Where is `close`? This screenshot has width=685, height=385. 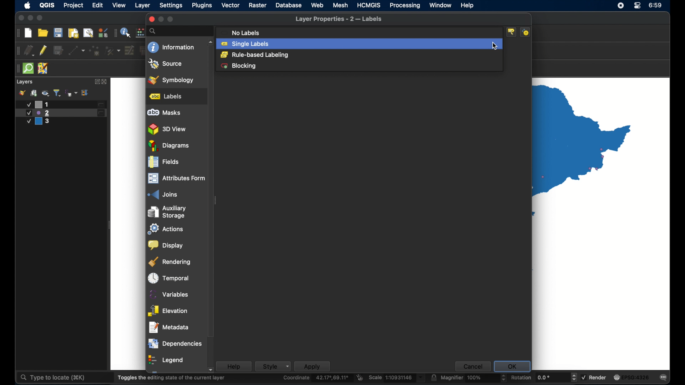 close is located at coordinates (151, 19).